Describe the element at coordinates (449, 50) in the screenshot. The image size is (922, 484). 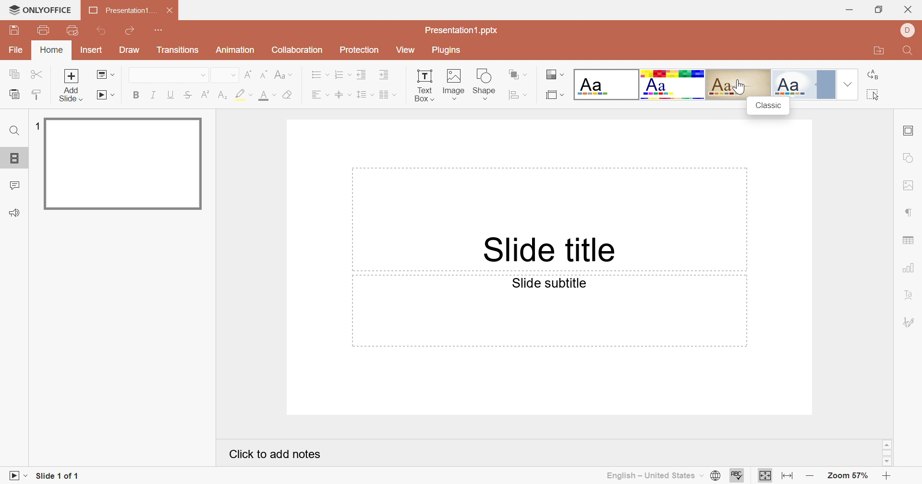
I see `Plugins` at that location.